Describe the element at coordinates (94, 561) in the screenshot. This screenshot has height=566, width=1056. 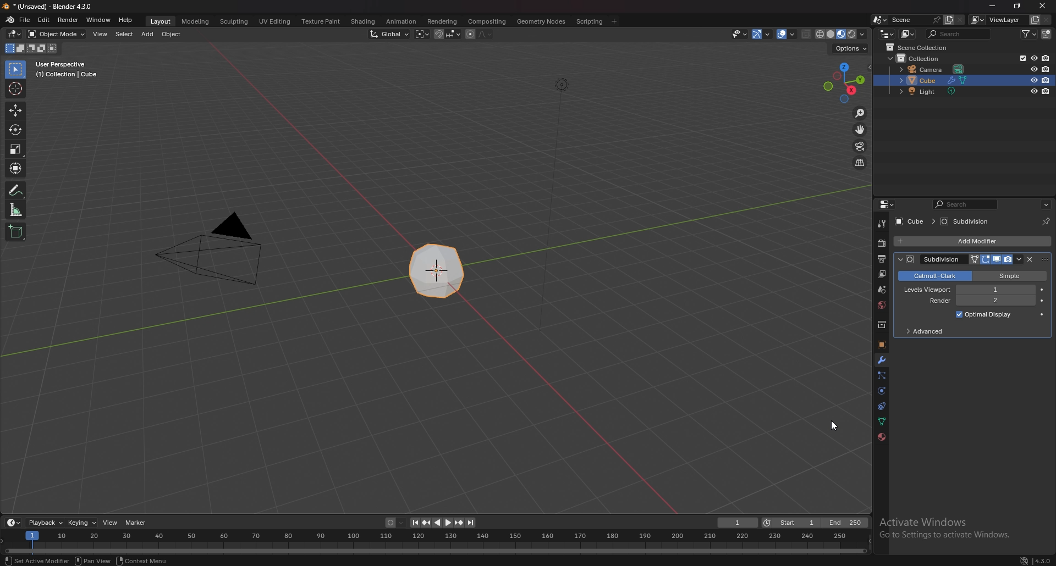
I see `pan view` at that location.